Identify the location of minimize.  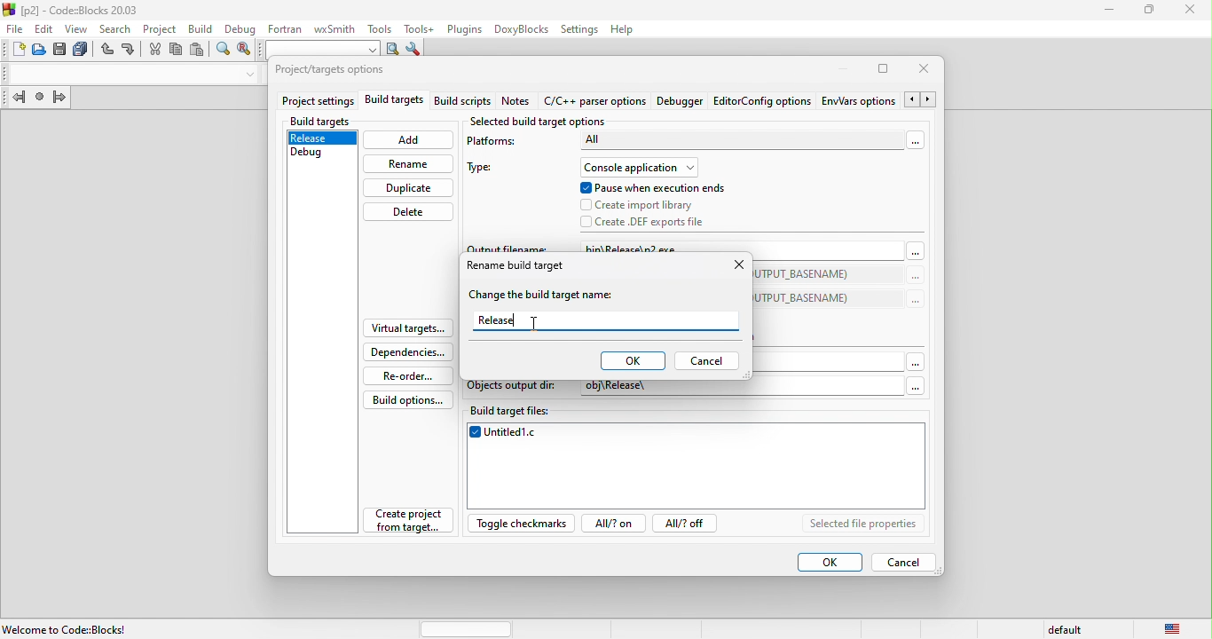
(838, 69).